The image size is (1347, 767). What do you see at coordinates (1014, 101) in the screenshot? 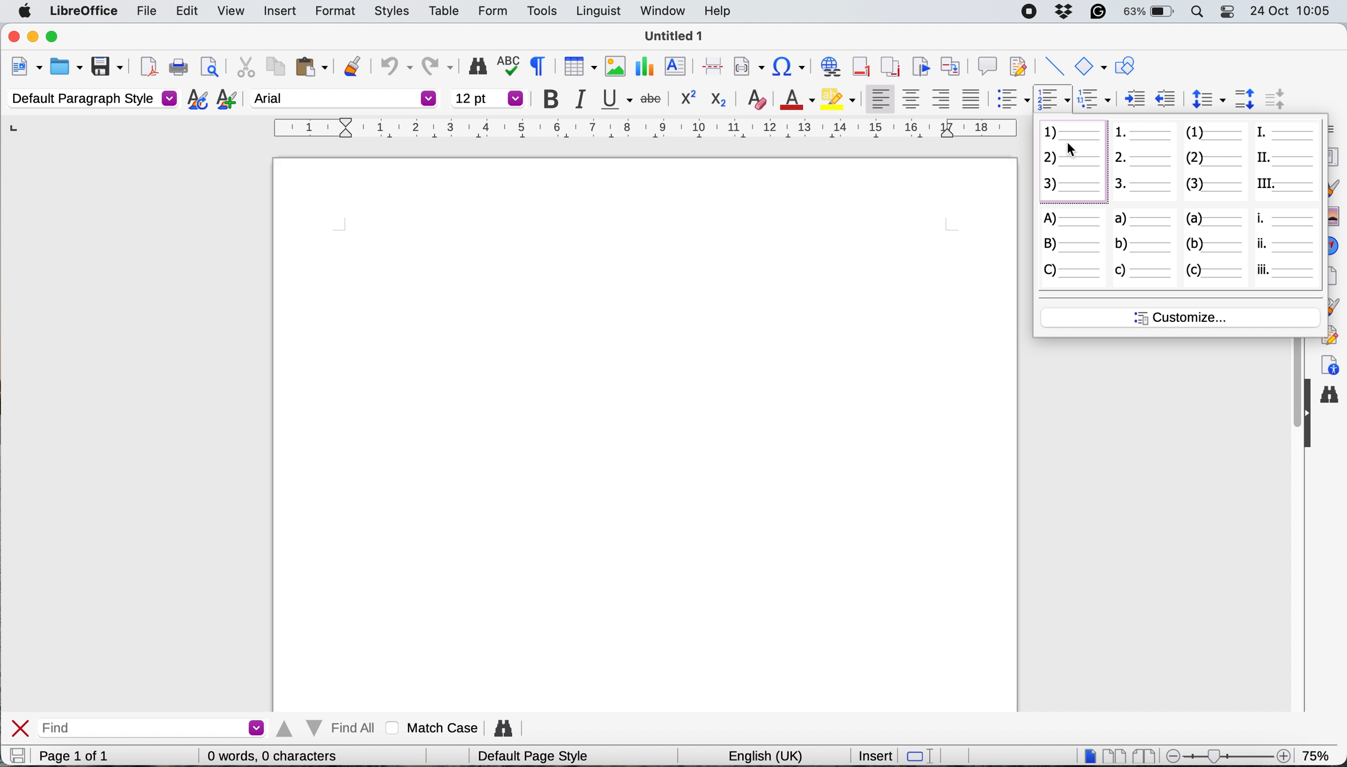
I see `toggle unordered list` at bounding box center [1014, 101].